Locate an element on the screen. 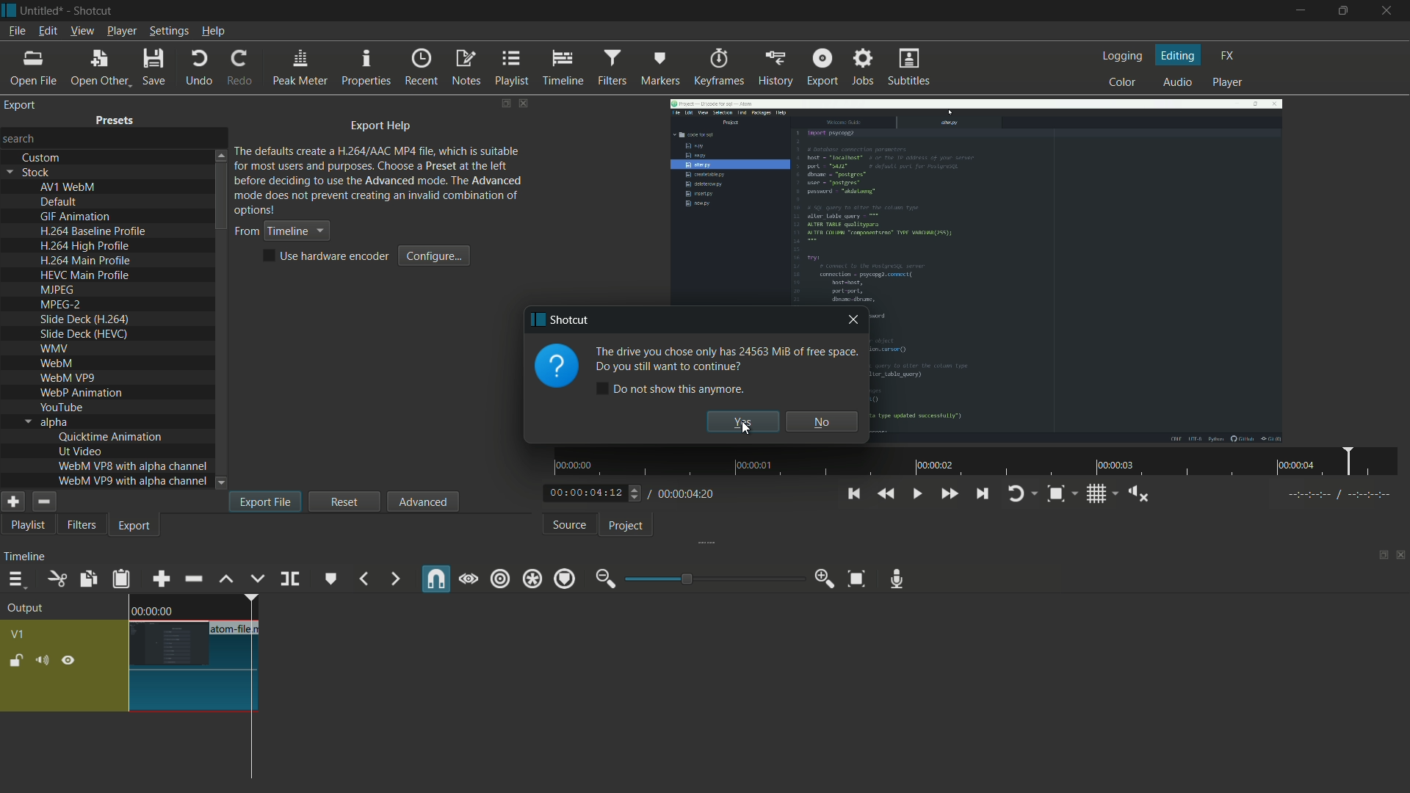  mute is located at coordinates (41, 662).